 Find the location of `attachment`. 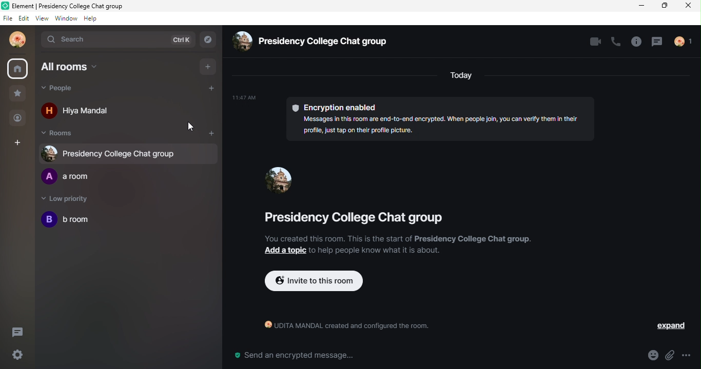

attachment is located at coordinates (672, 356).